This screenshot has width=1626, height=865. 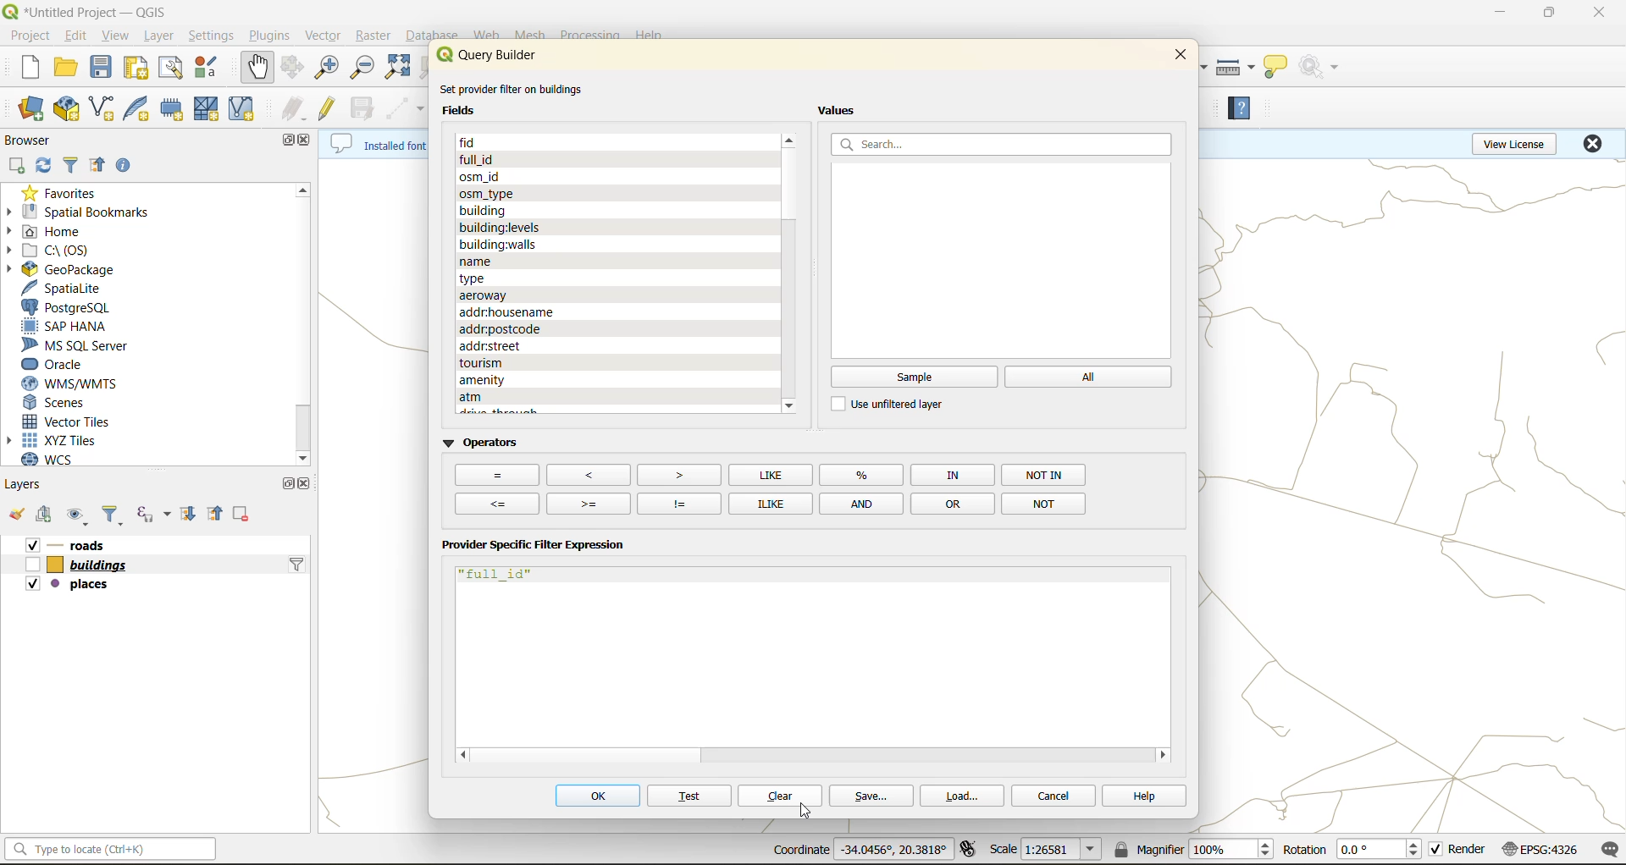 I want to click on browser, so click(x=29, y=138).